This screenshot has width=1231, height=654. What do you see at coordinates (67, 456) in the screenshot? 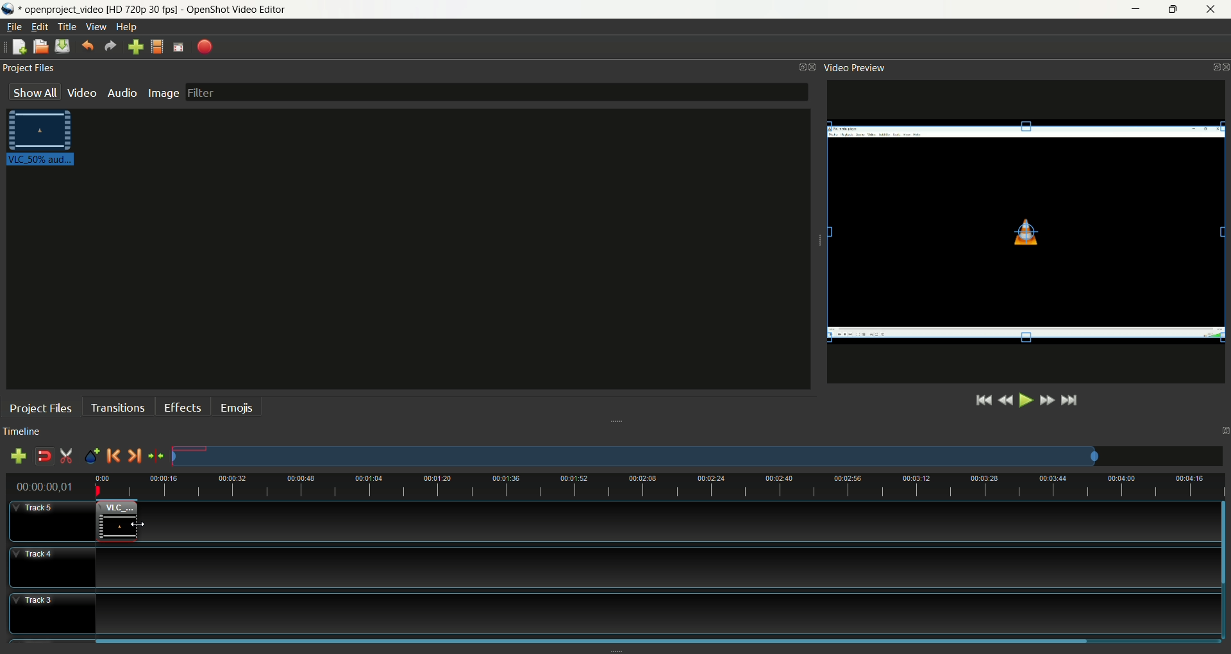
I see `enable razor` at bounding box center [67, 456].